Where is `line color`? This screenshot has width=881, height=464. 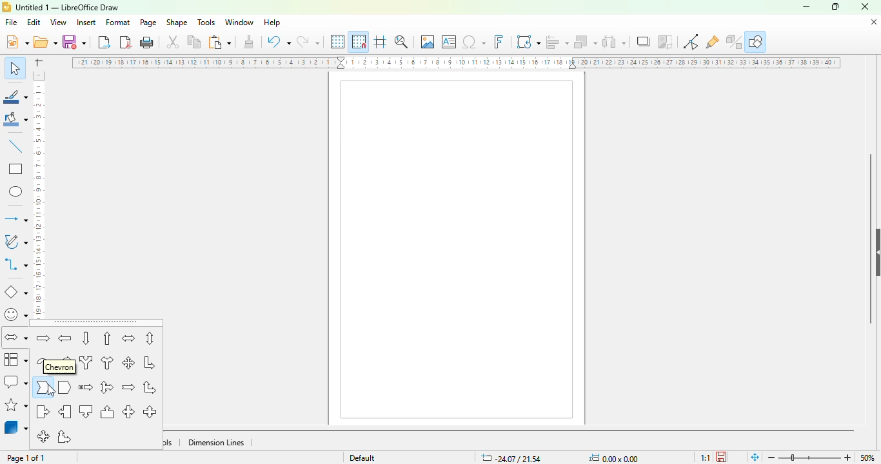
line color is located at coordinates (15, 96).